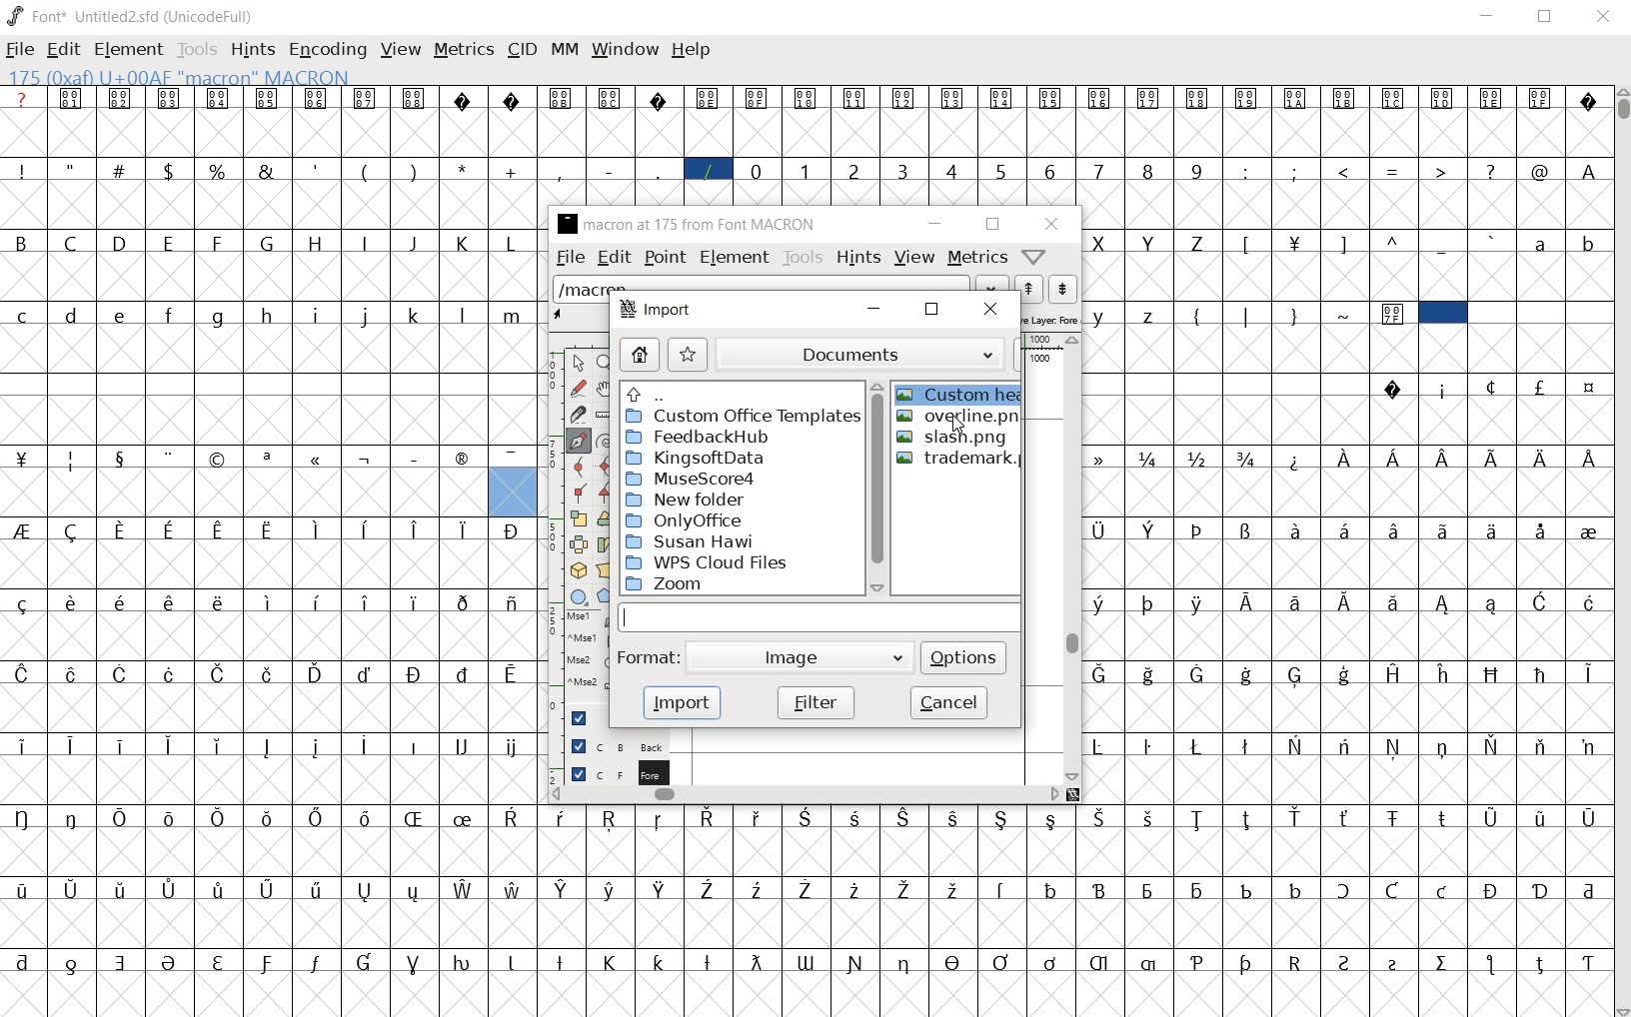  Describe the element at coordinates (1441, 672) in the screenshot. I see `Symbol` at that location.